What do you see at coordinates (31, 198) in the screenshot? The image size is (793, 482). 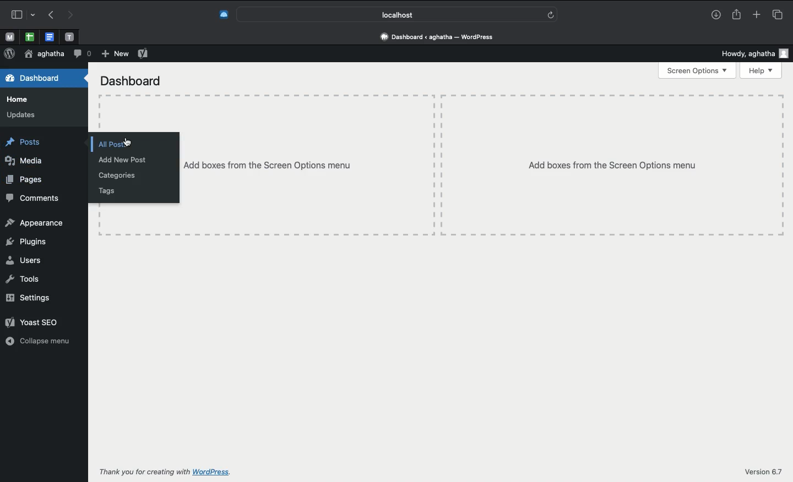 I see `Comments` at bounding box center [31, 198].